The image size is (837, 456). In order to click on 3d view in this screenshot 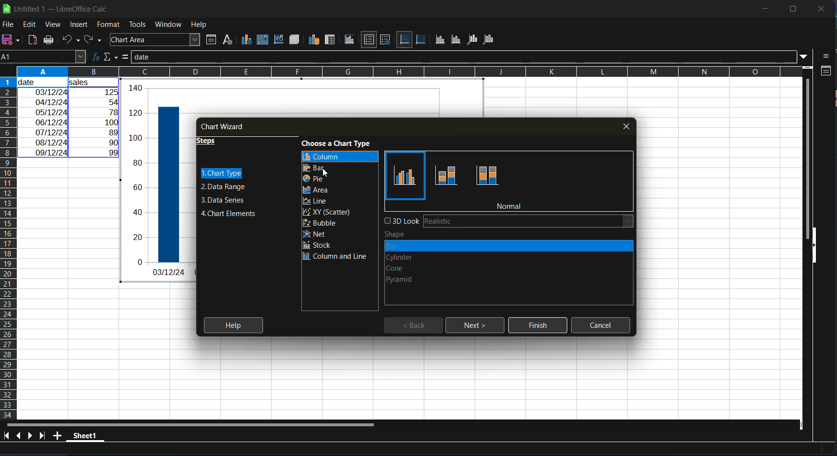, I will do `click(294, 39)`.